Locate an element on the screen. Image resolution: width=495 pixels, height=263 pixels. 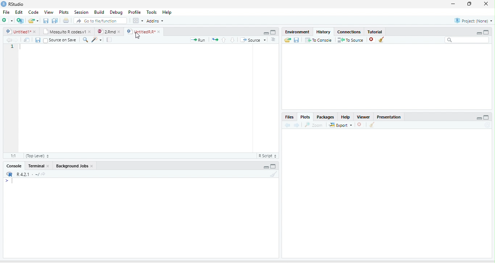
Re-run the previous code region is located at coordinates (215, 40).